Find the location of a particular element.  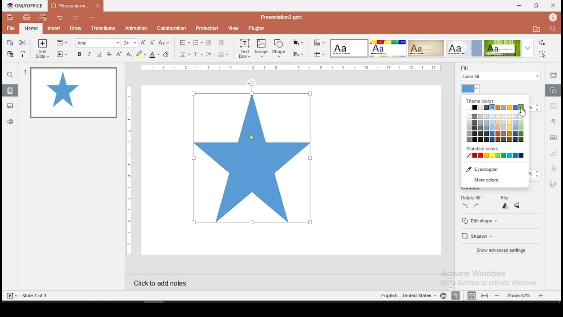

zoom level is located at coordinates (520, 295).